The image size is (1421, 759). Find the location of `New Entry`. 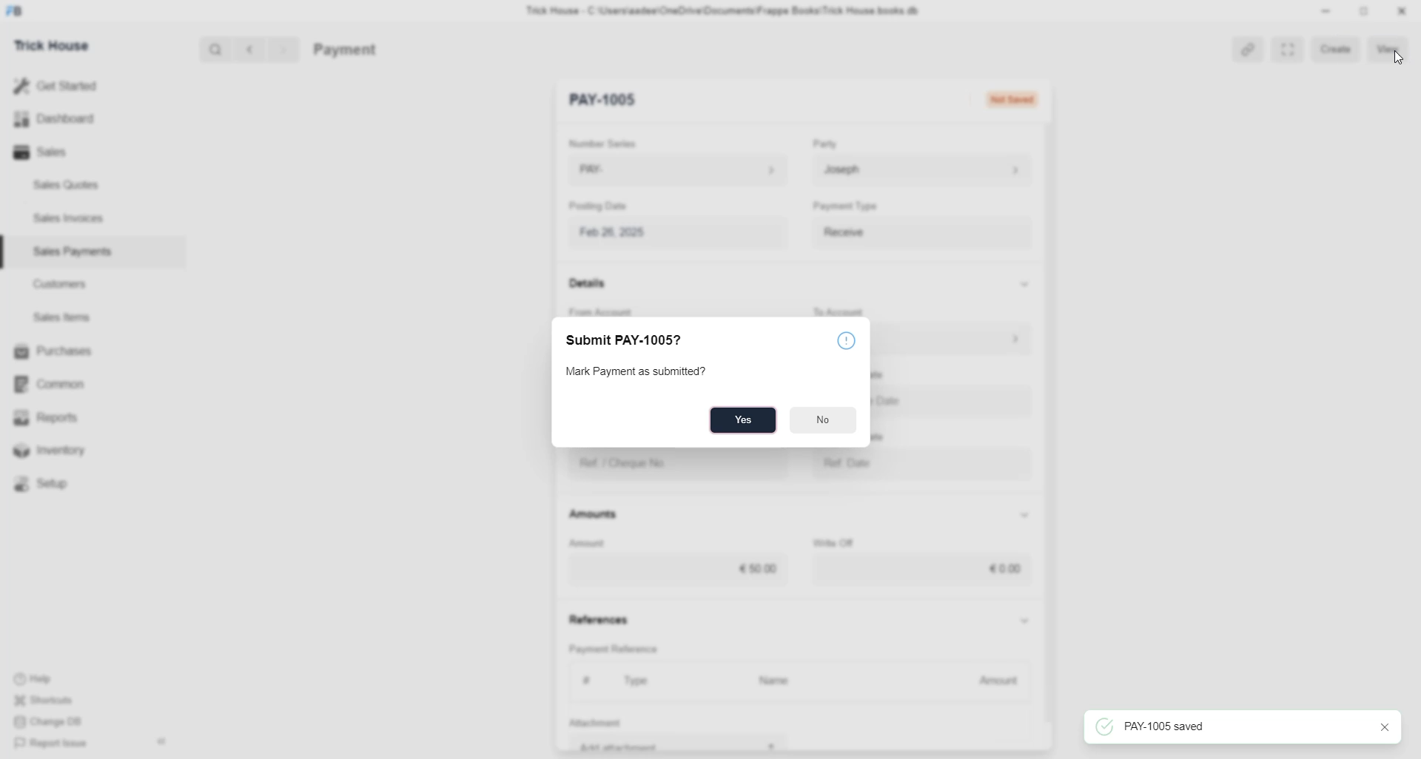

New Entry is located at coordinates (606, 100).